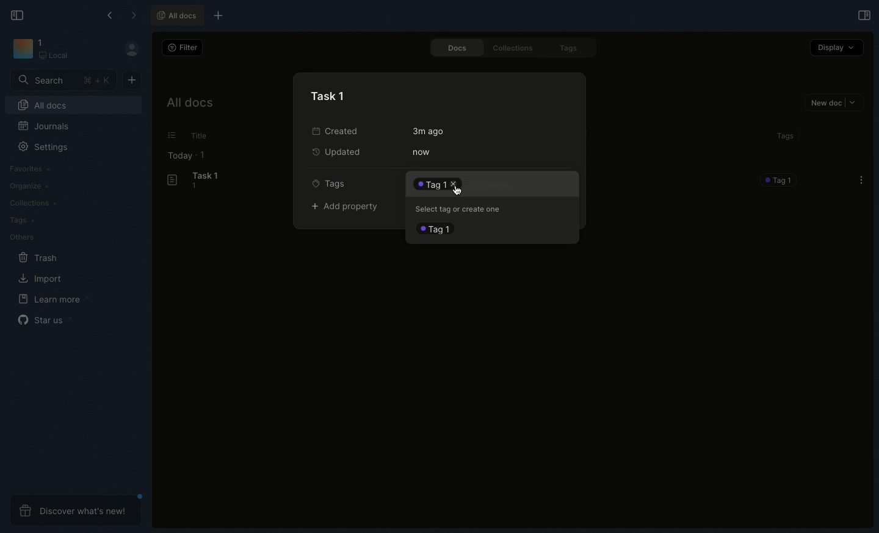 The image size is (879, 533). Describe the element at coordinates (430, 131) in the screenshot. I see `3m ago` at that location.